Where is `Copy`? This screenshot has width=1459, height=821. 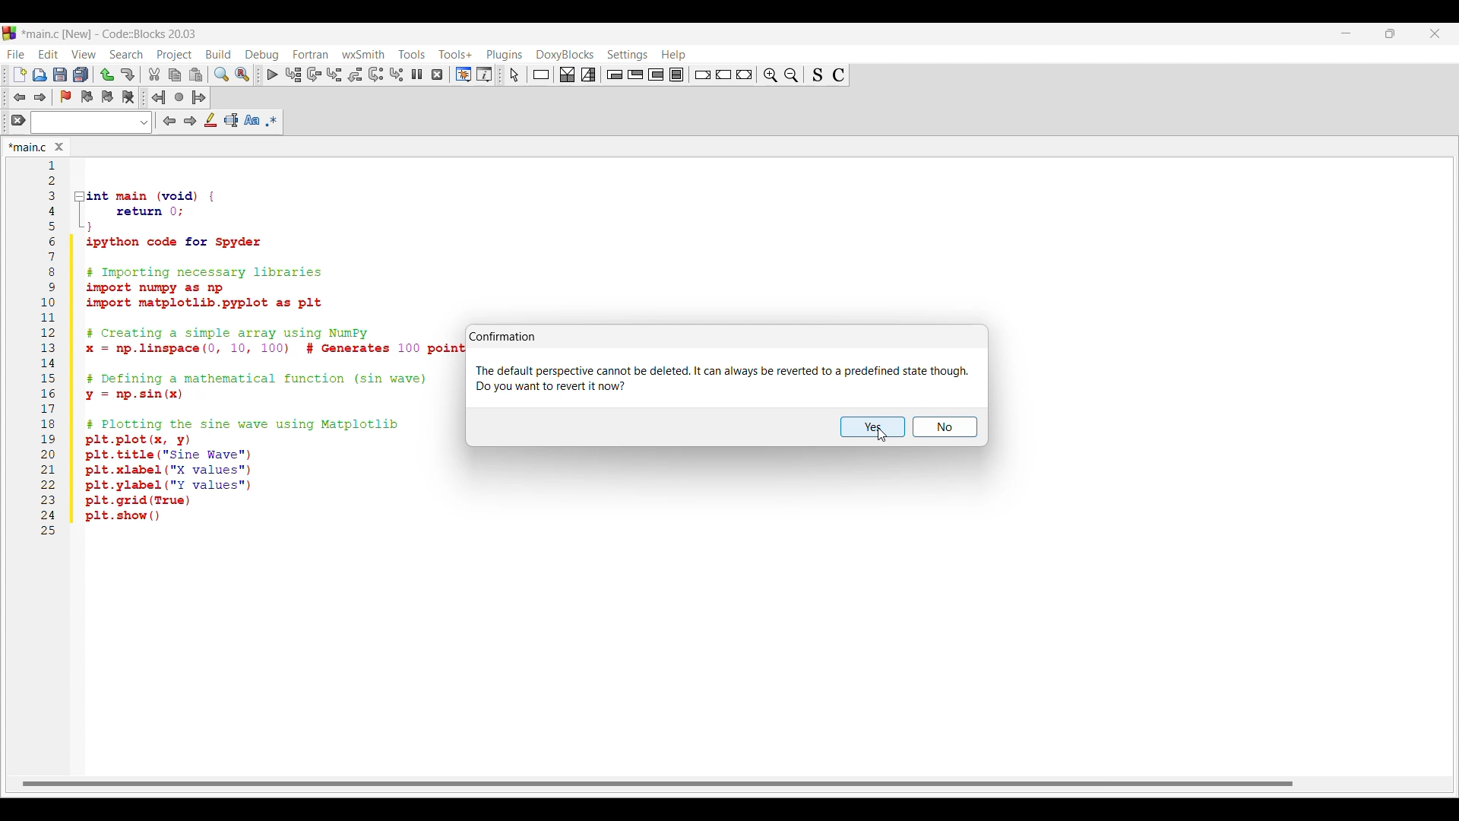 Copy is located at coordinates (176, 75).